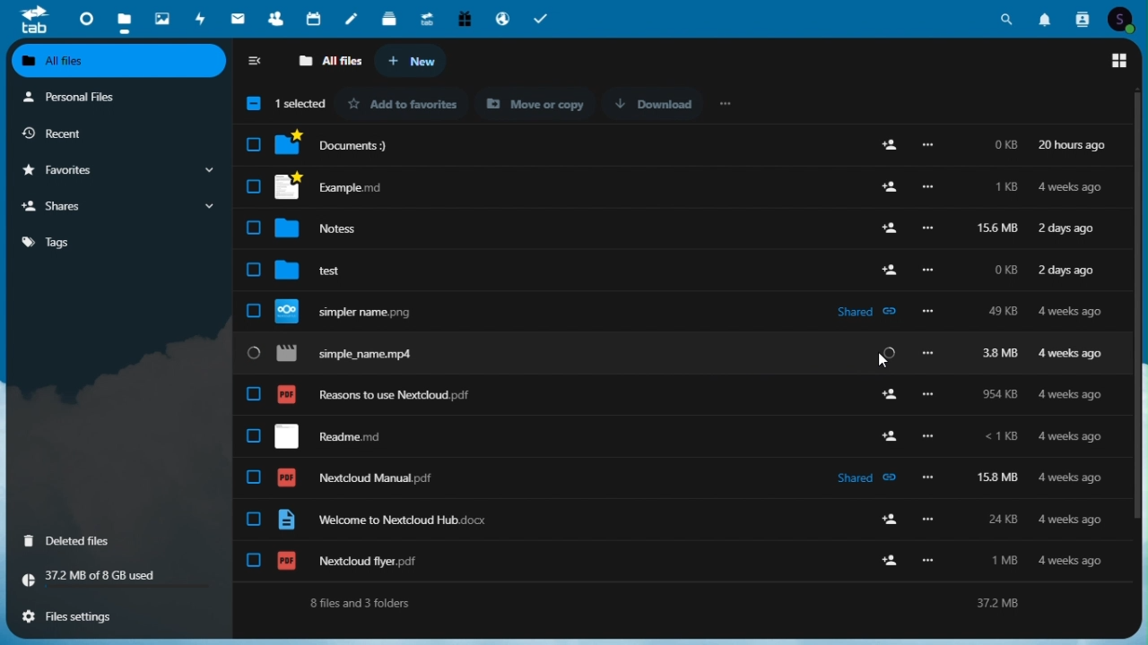  What do you see at coordinates (122, 19) in the screenshot?
I see `Files` at bounding box center [122, 19].